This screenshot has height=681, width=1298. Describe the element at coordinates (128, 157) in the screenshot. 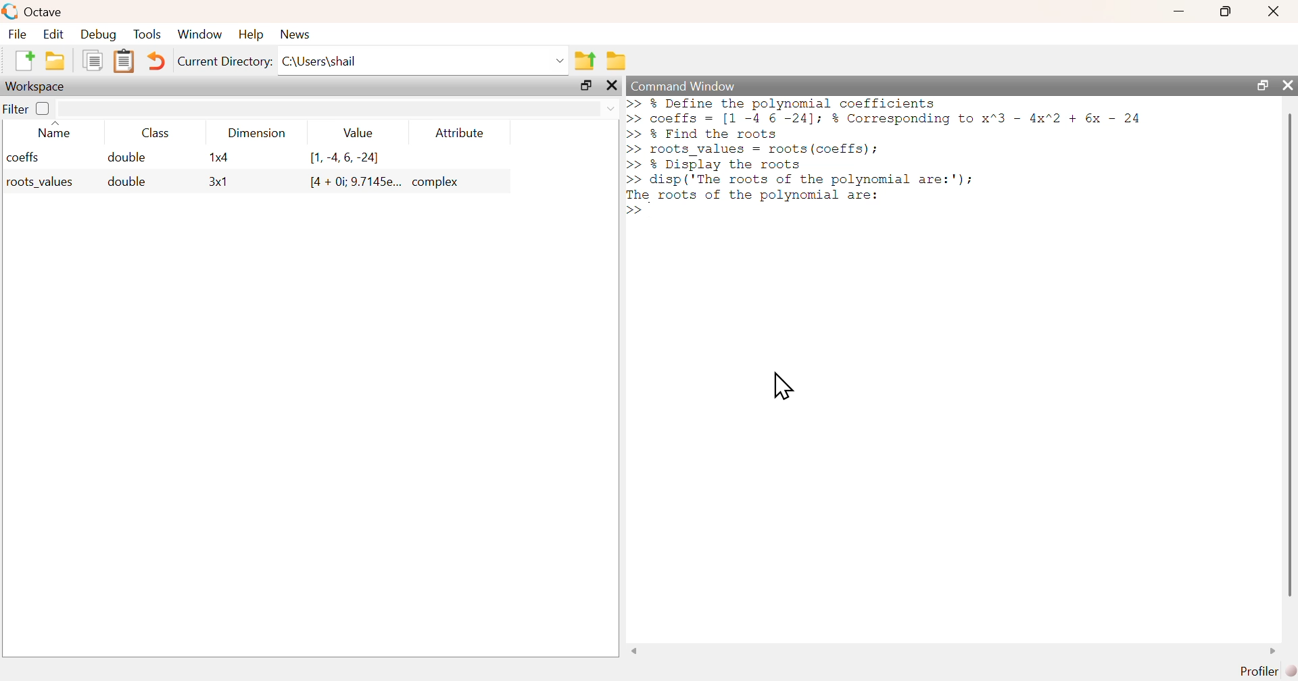

I see `double` at that location.